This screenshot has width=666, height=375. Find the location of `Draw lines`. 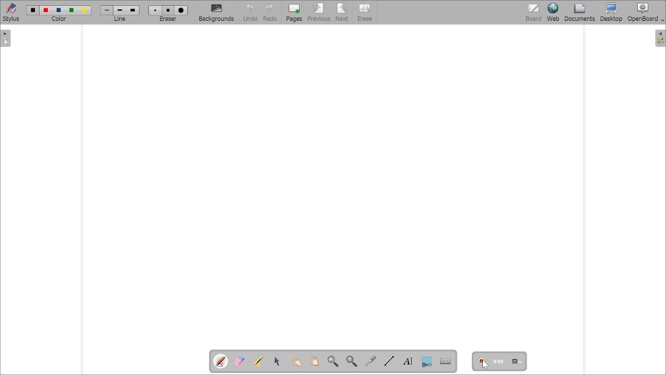

Draw lines is located at coordinates (389, 360).